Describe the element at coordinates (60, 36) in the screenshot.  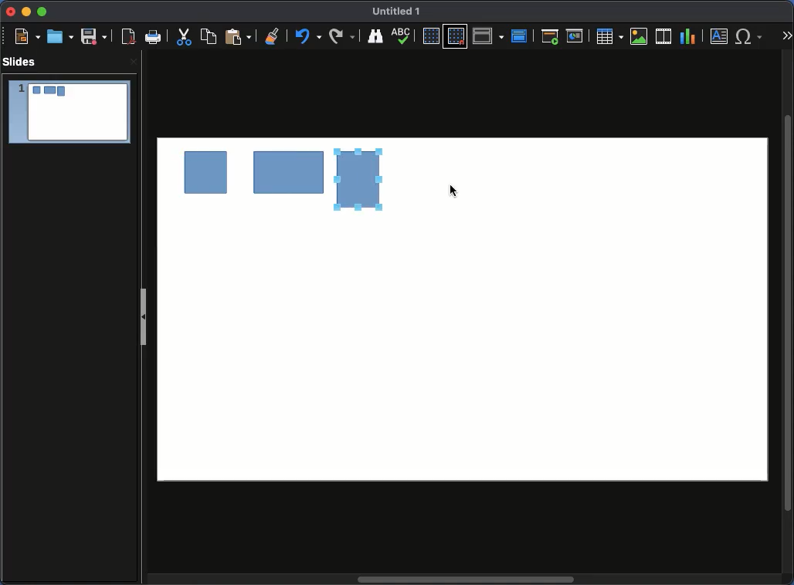
I see `Open` at that location.